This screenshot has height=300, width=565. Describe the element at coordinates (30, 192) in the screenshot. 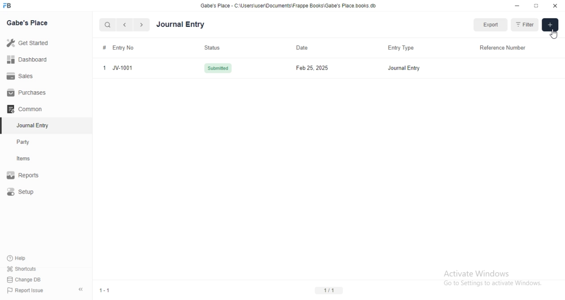

I see `Setup` at that location.